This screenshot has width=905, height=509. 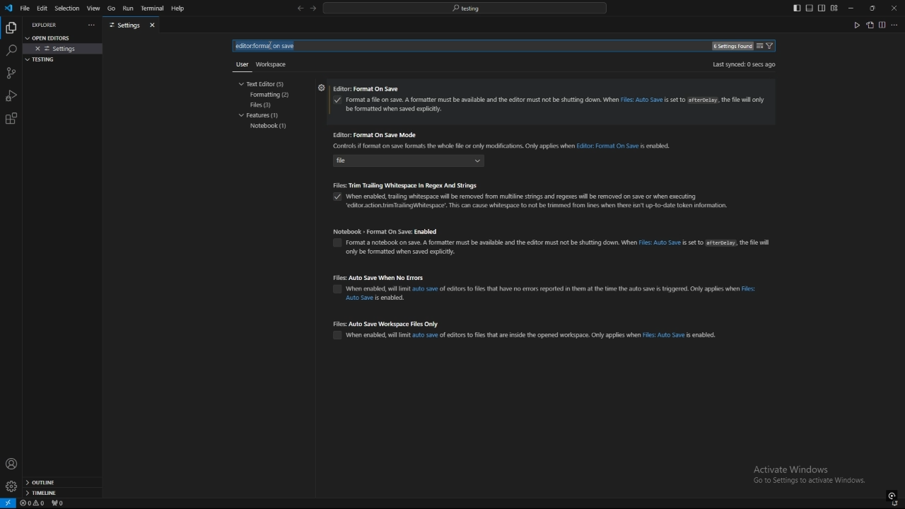 What do you see at coordinates (553, 231) in the screenshot?
I see `notebook format on save` at bounding box center [553, 231].